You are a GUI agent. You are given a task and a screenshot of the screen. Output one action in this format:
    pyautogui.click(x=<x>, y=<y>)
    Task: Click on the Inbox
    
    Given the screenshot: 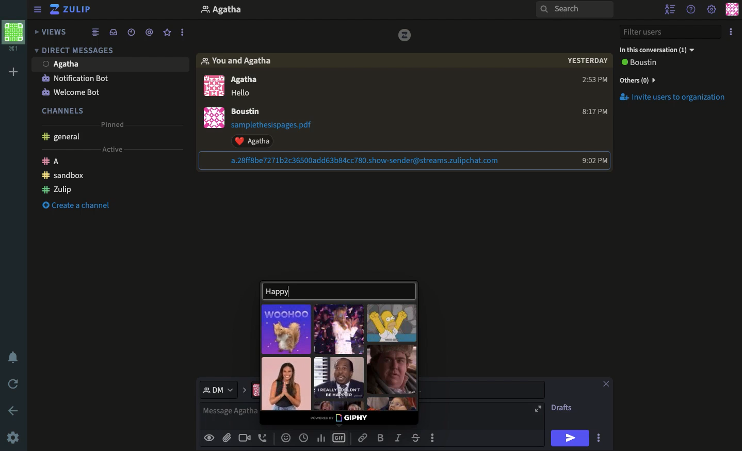 What is the action you would take?
    pyautogui.click(x=116, y=33)
    